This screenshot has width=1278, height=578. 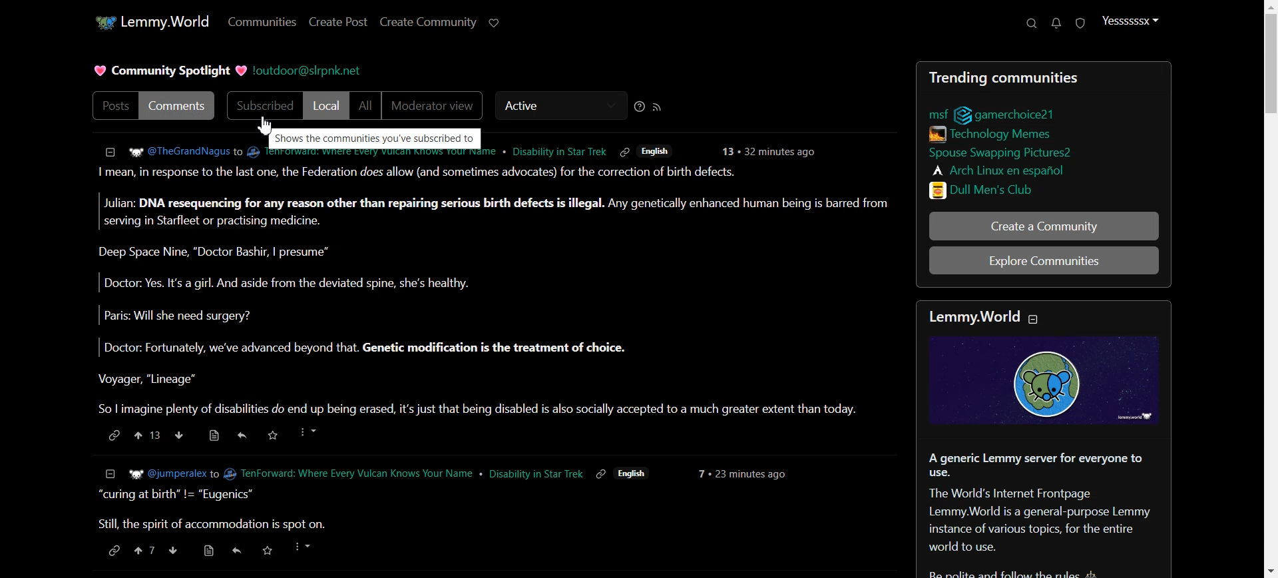 What do you see at coordinates (490, 510) in the screenshot?
I see `posts` at bounding box center [490, 510].